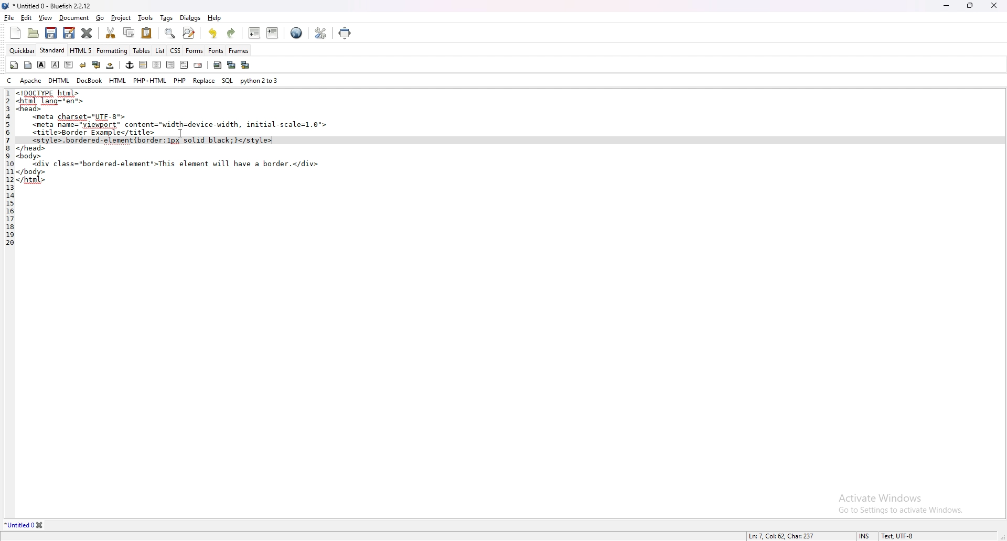 The image size is (1007, 541). Describe the element at coordinates (69, 64) in the screenshot. I see `paragraph` at that location.